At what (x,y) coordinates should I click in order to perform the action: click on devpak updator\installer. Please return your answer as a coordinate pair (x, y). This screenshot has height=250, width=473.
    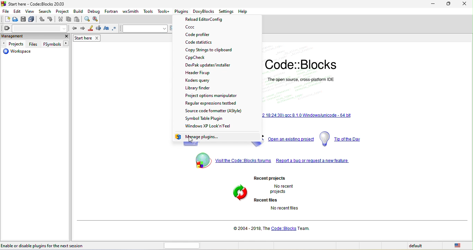
    Looking at the image, I should click on (210, 65).